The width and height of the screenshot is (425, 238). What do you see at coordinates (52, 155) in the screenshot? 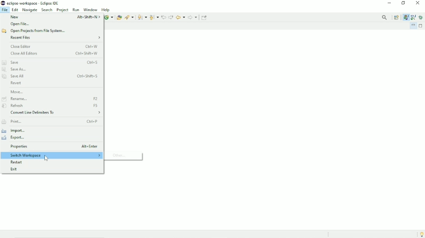
I see `Switch workspace` at bounding box center [52, 155].